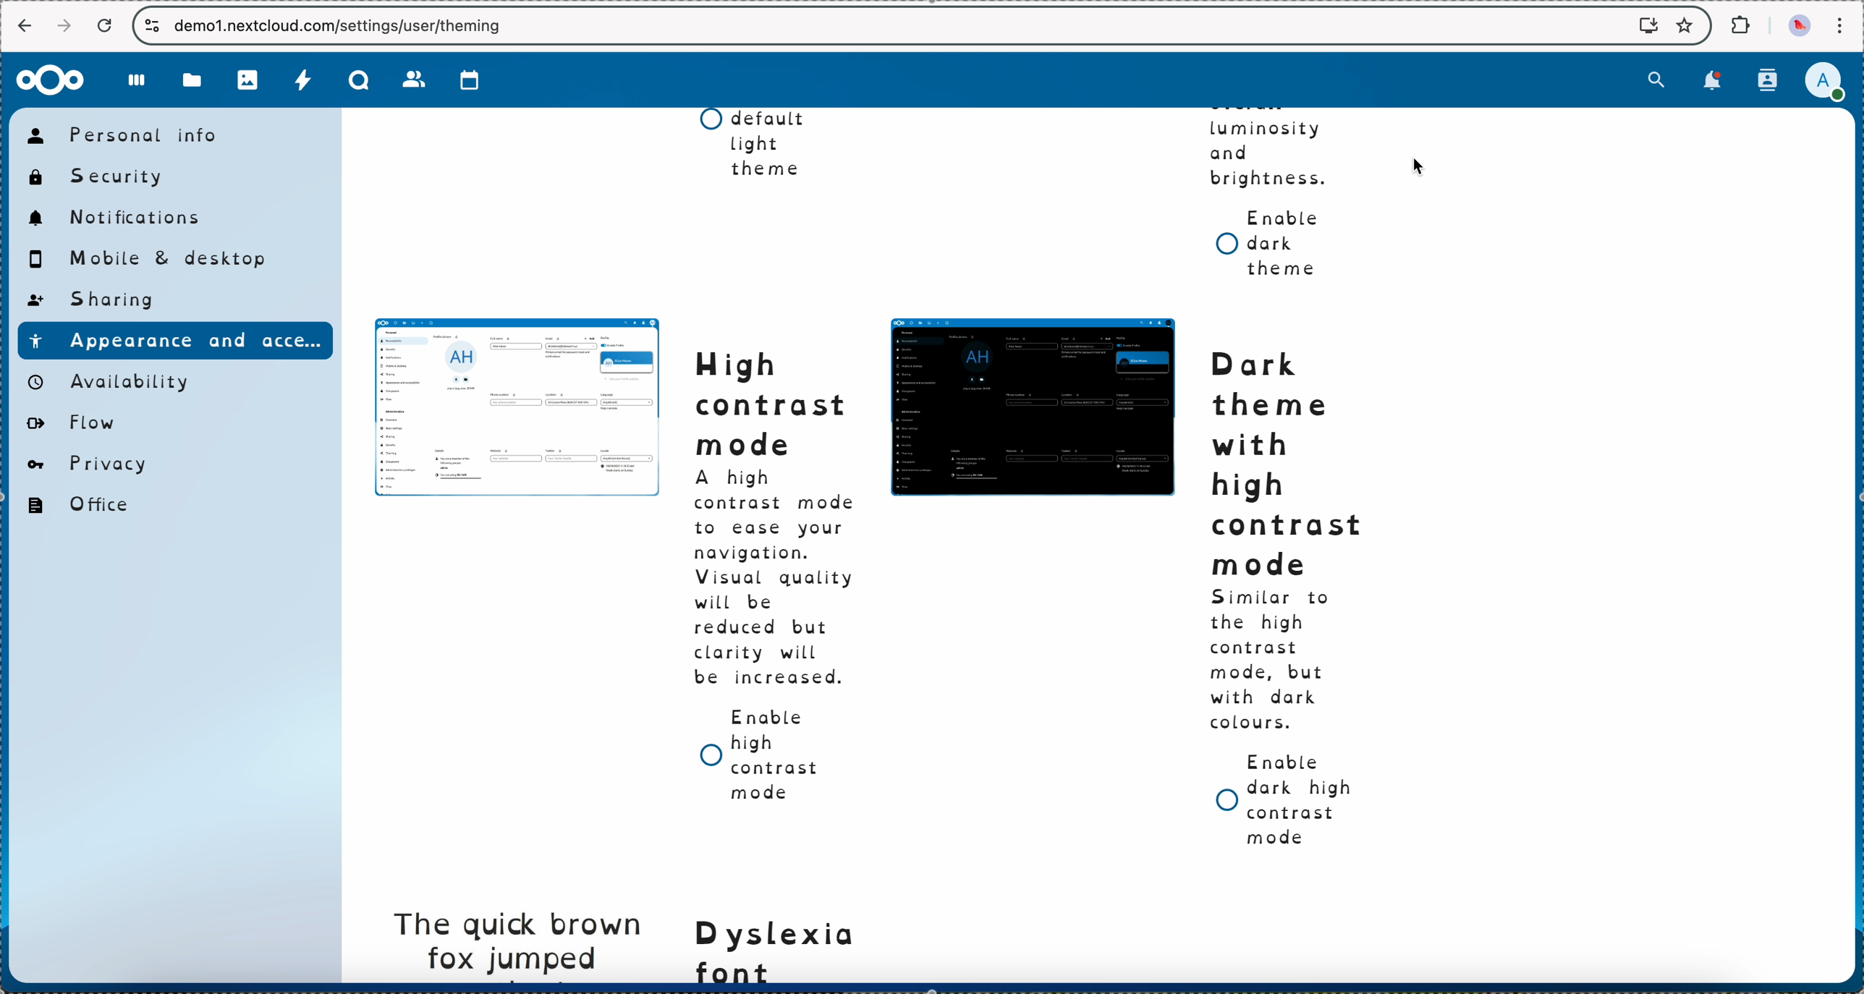 This screenshot has height=994, width=1864. Describe the element at coordinates (1844, 22) in the screenshot. I see `customize and control Google Chrome` at that location.